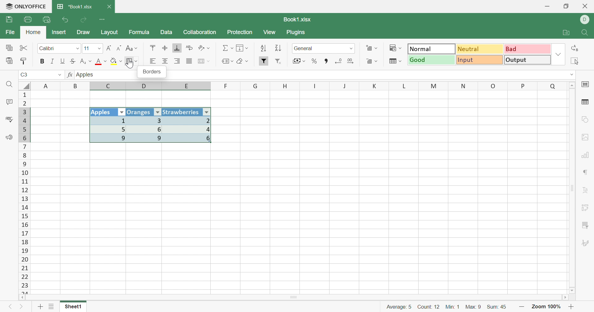  I want to click on View, so click(270, 32).